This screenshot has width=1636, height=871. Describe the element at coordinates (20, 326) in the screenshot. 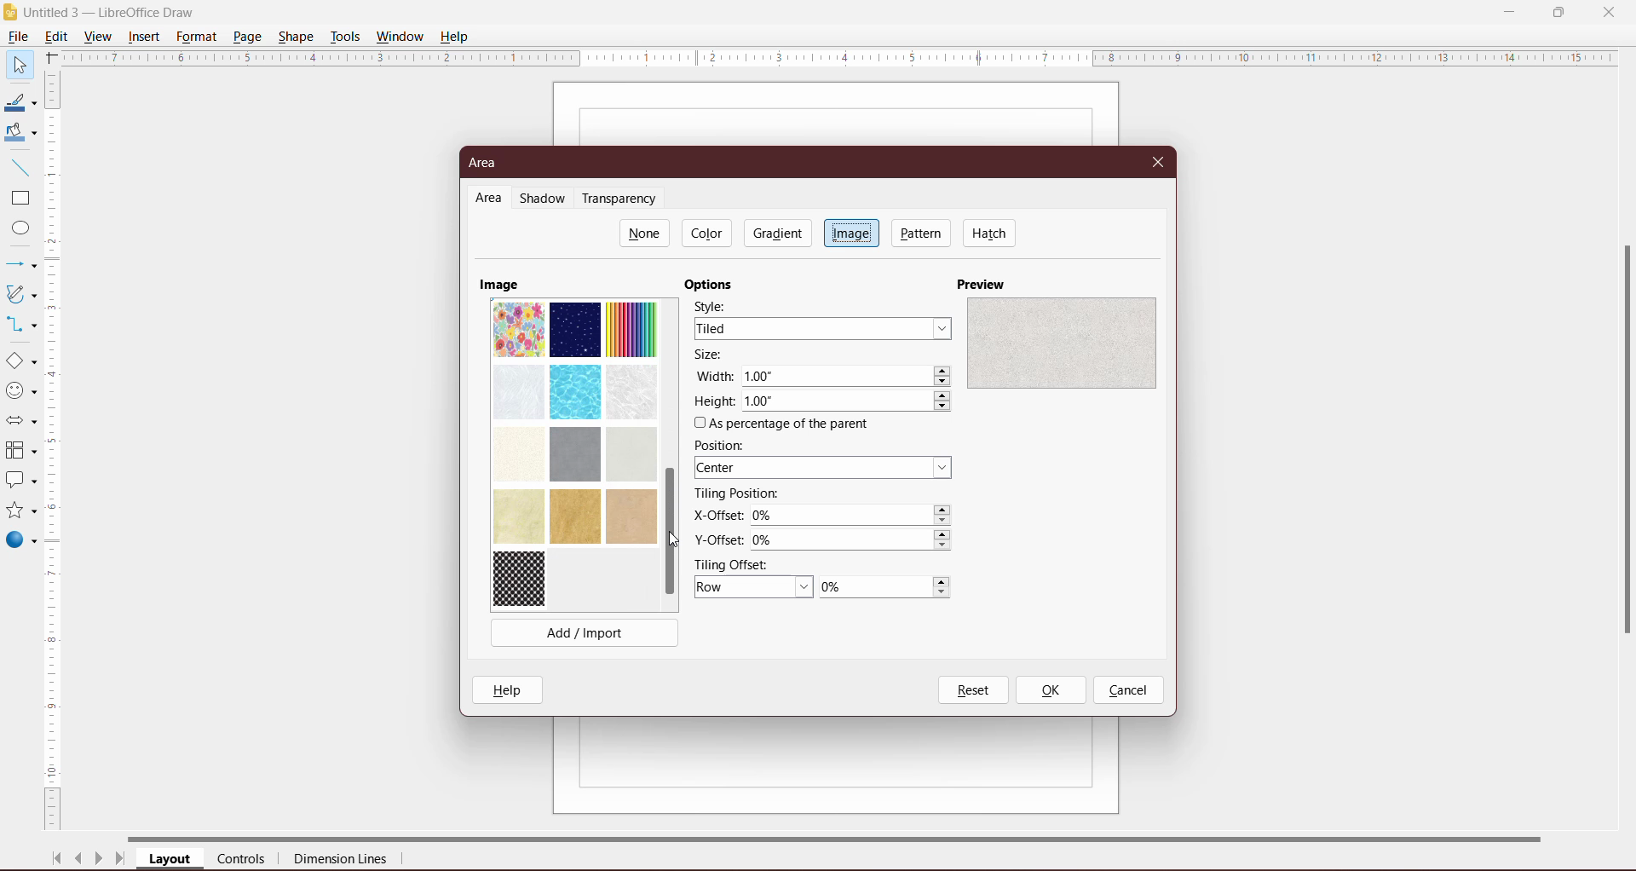

I see `Connectors` at that location.